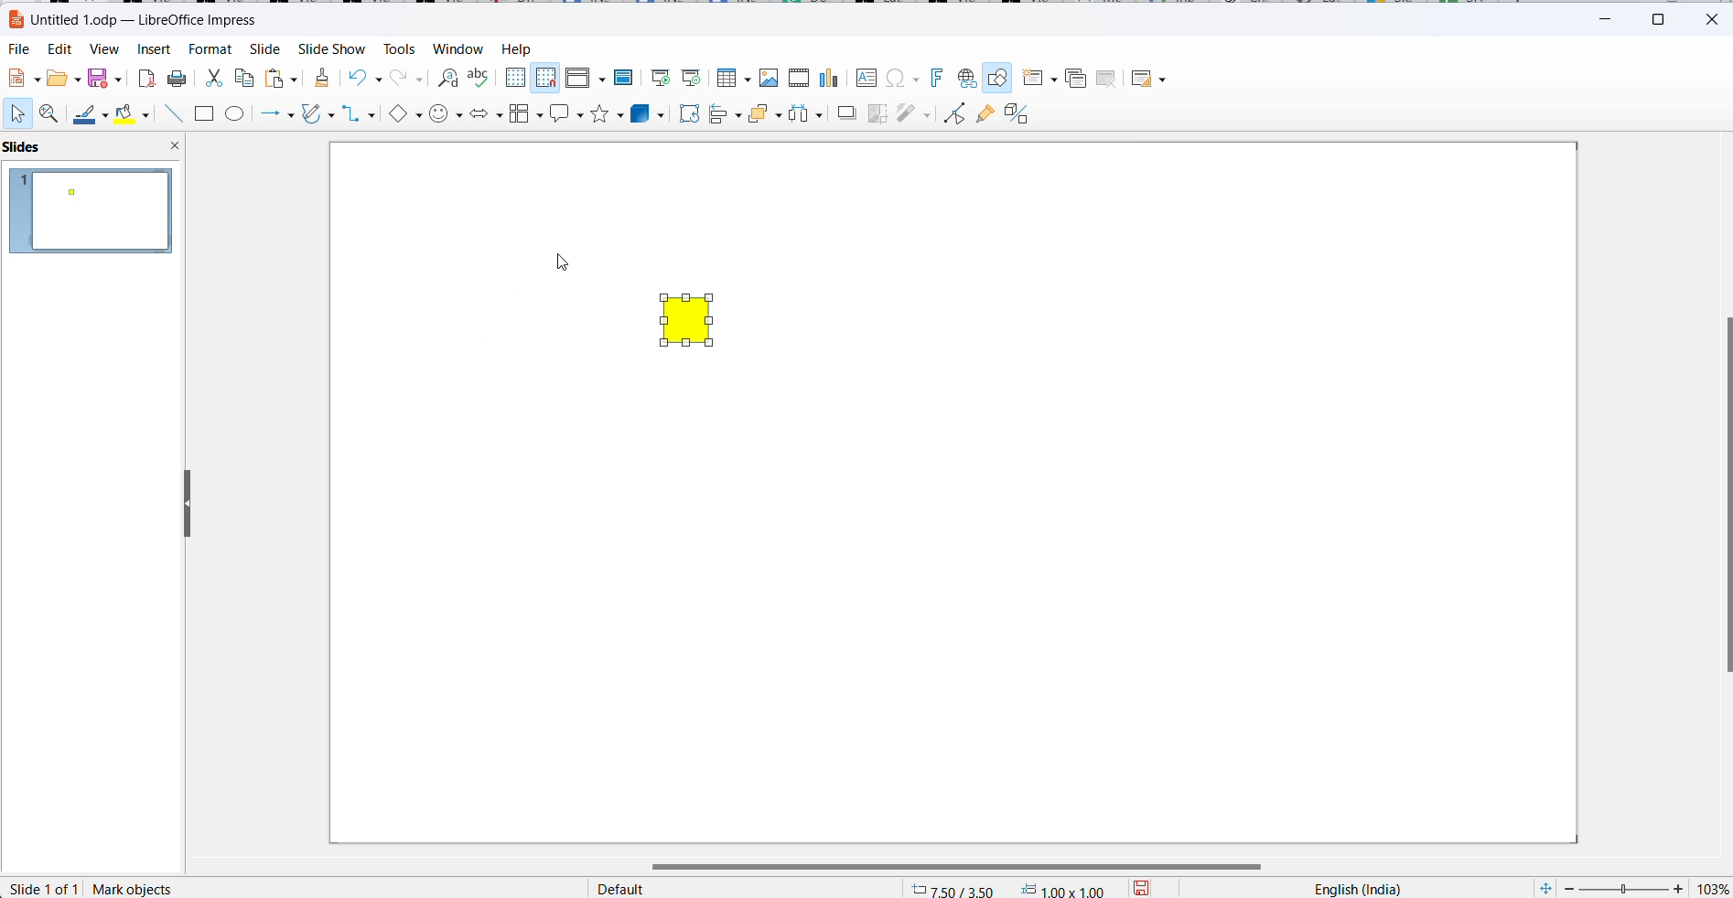  Describe the element at coordinates (397, 49) in the screenshot. I see `Tools` at that location.